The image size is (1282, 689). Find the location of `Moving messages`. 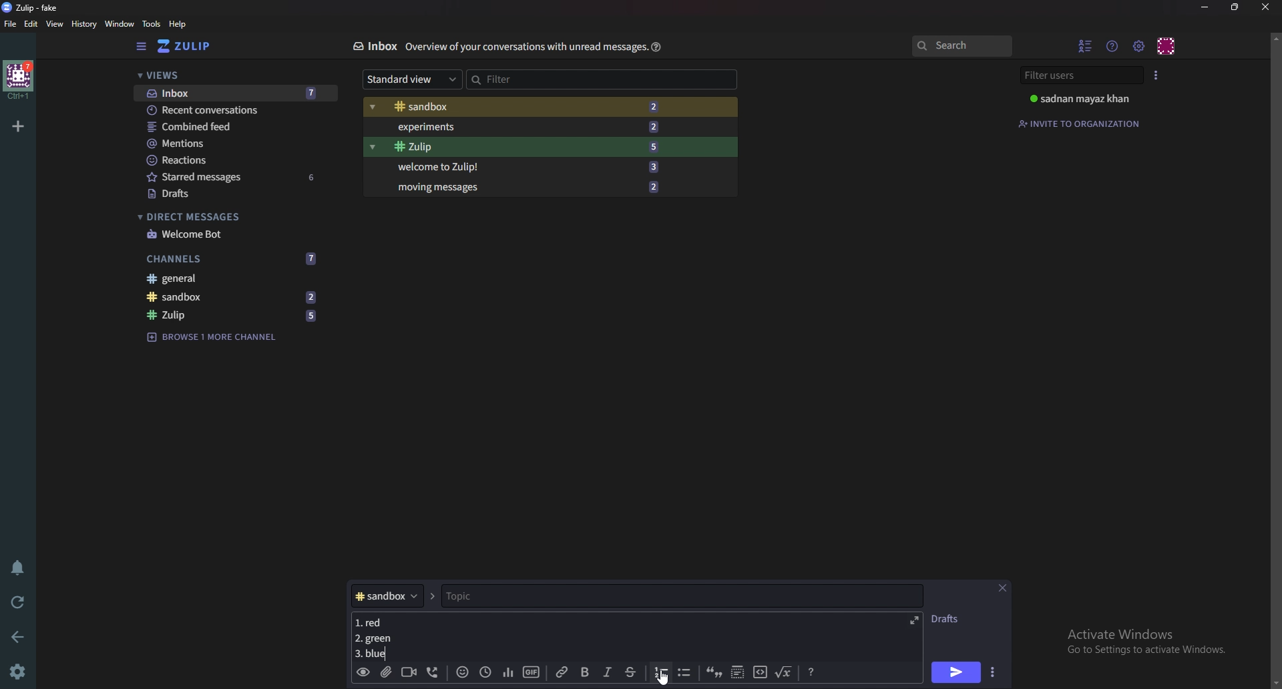

Moving messages is located at coordinates (526, 186).